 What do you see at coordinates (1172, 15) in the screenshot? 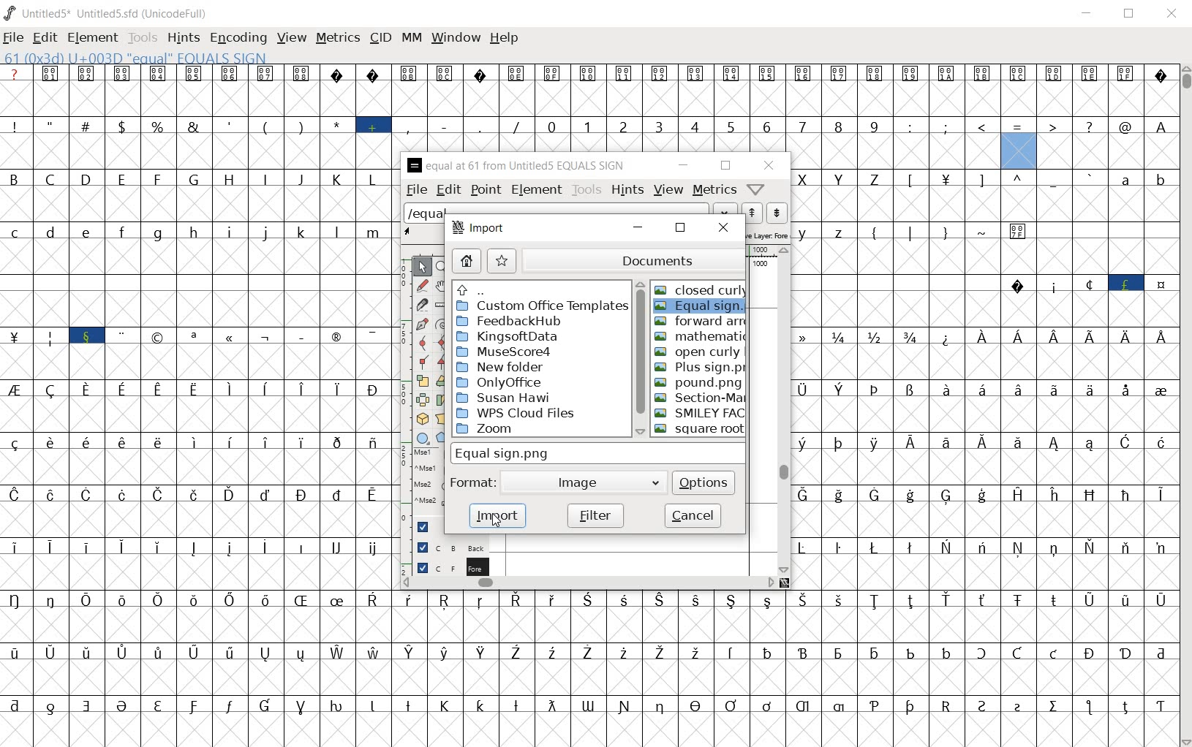
I see `close` at bounding box center [1172, 15].